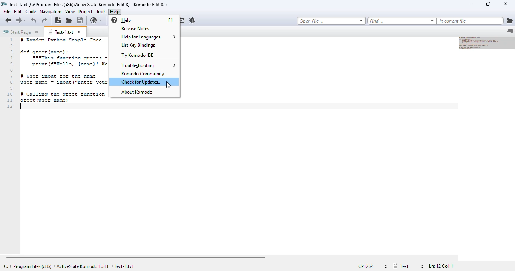 The height and width of the screenshot is (271, 515). I want to click on cursor, so click(21, 107).